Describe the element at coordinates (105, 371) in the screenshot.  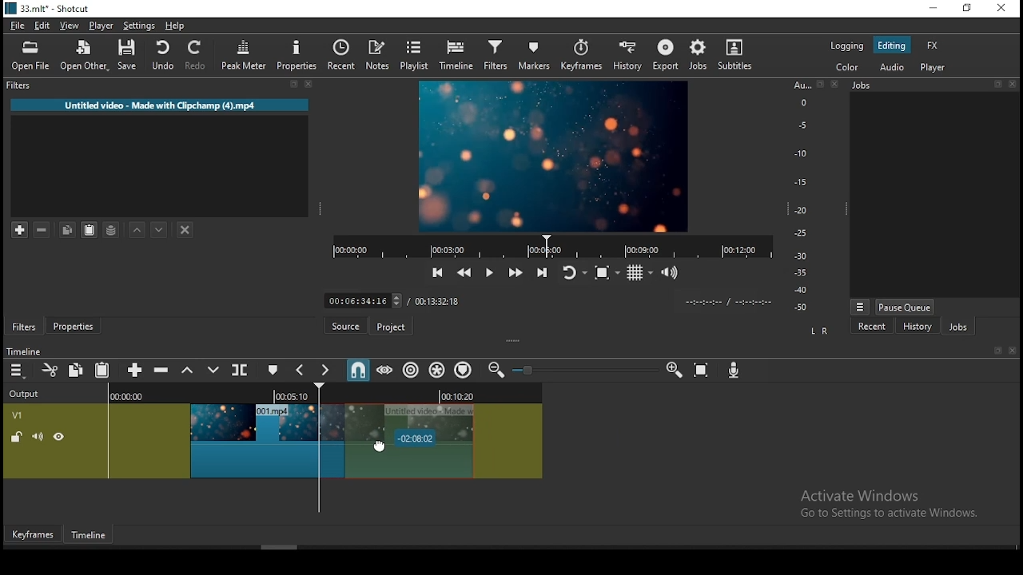
I see `paste` at that location.